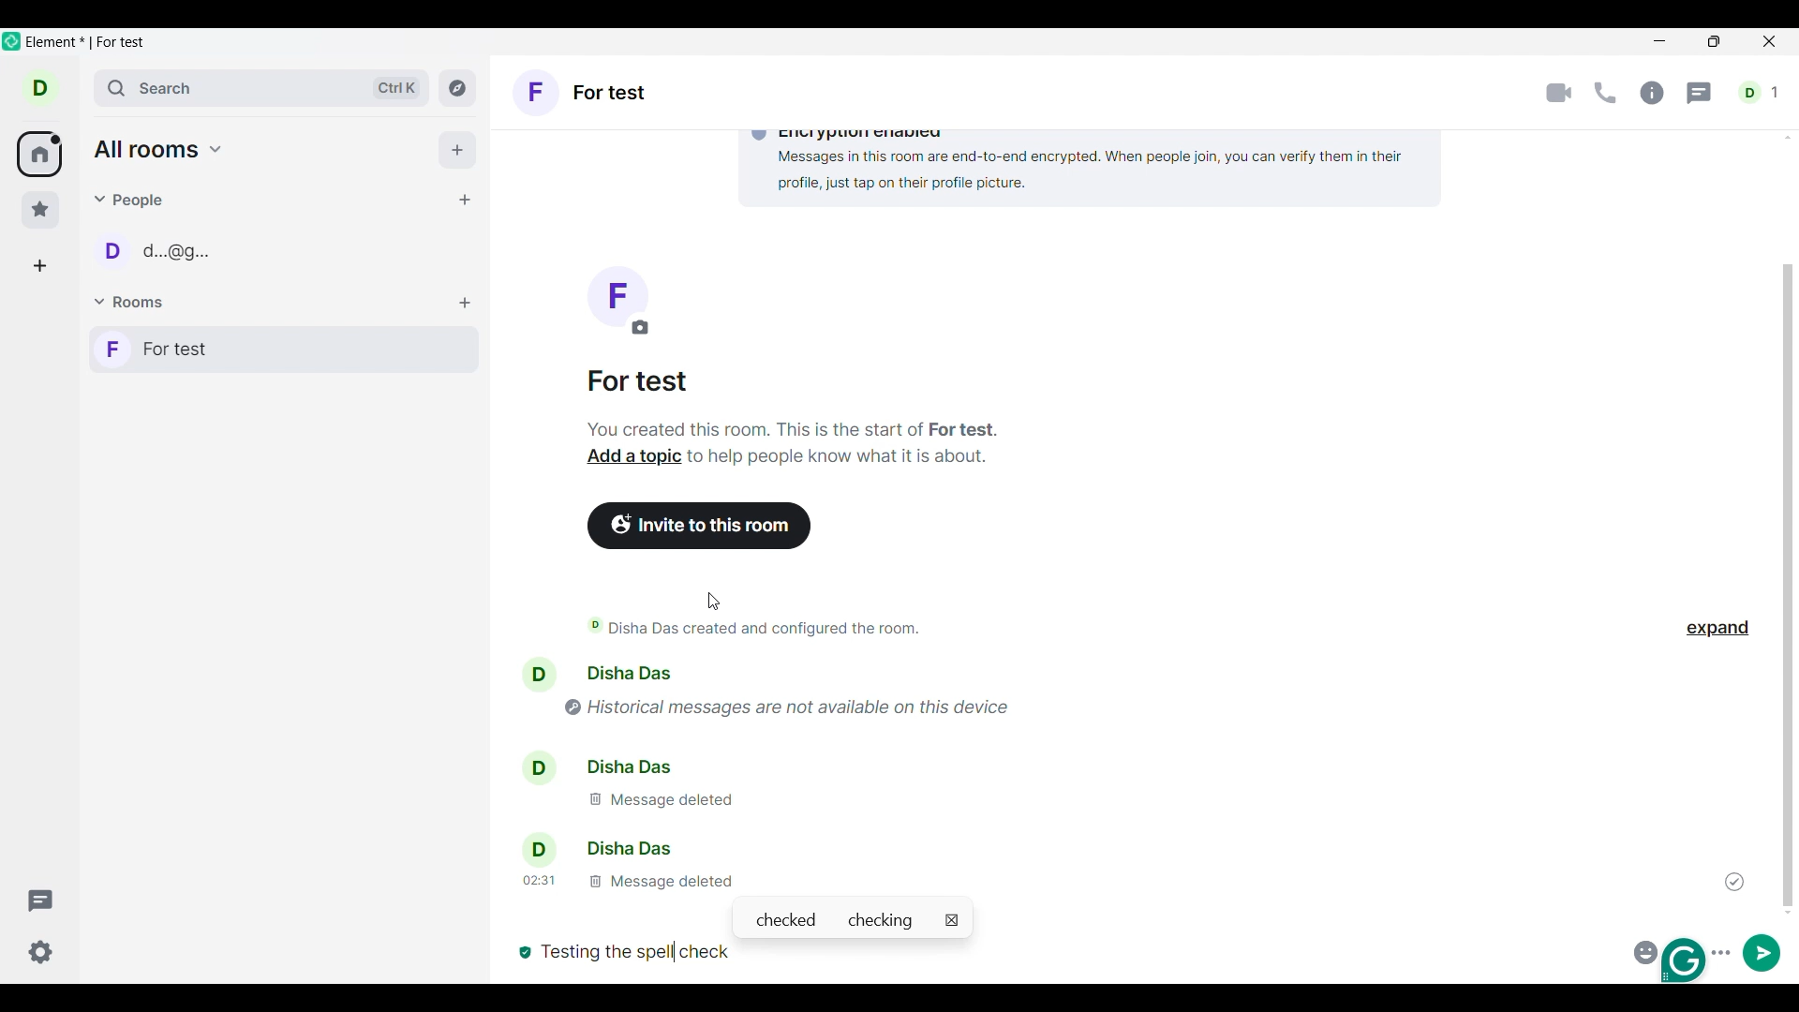 This screenshot has height=1012, width=1799. I want to click on testing the spell check, so click(645, 951).